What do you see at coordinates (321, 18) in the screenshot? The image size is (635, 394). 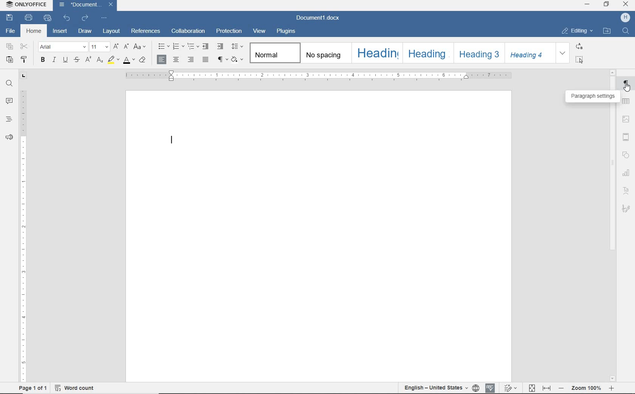 I see `Document1.docx(document name)` at bounding box center [321, 18].